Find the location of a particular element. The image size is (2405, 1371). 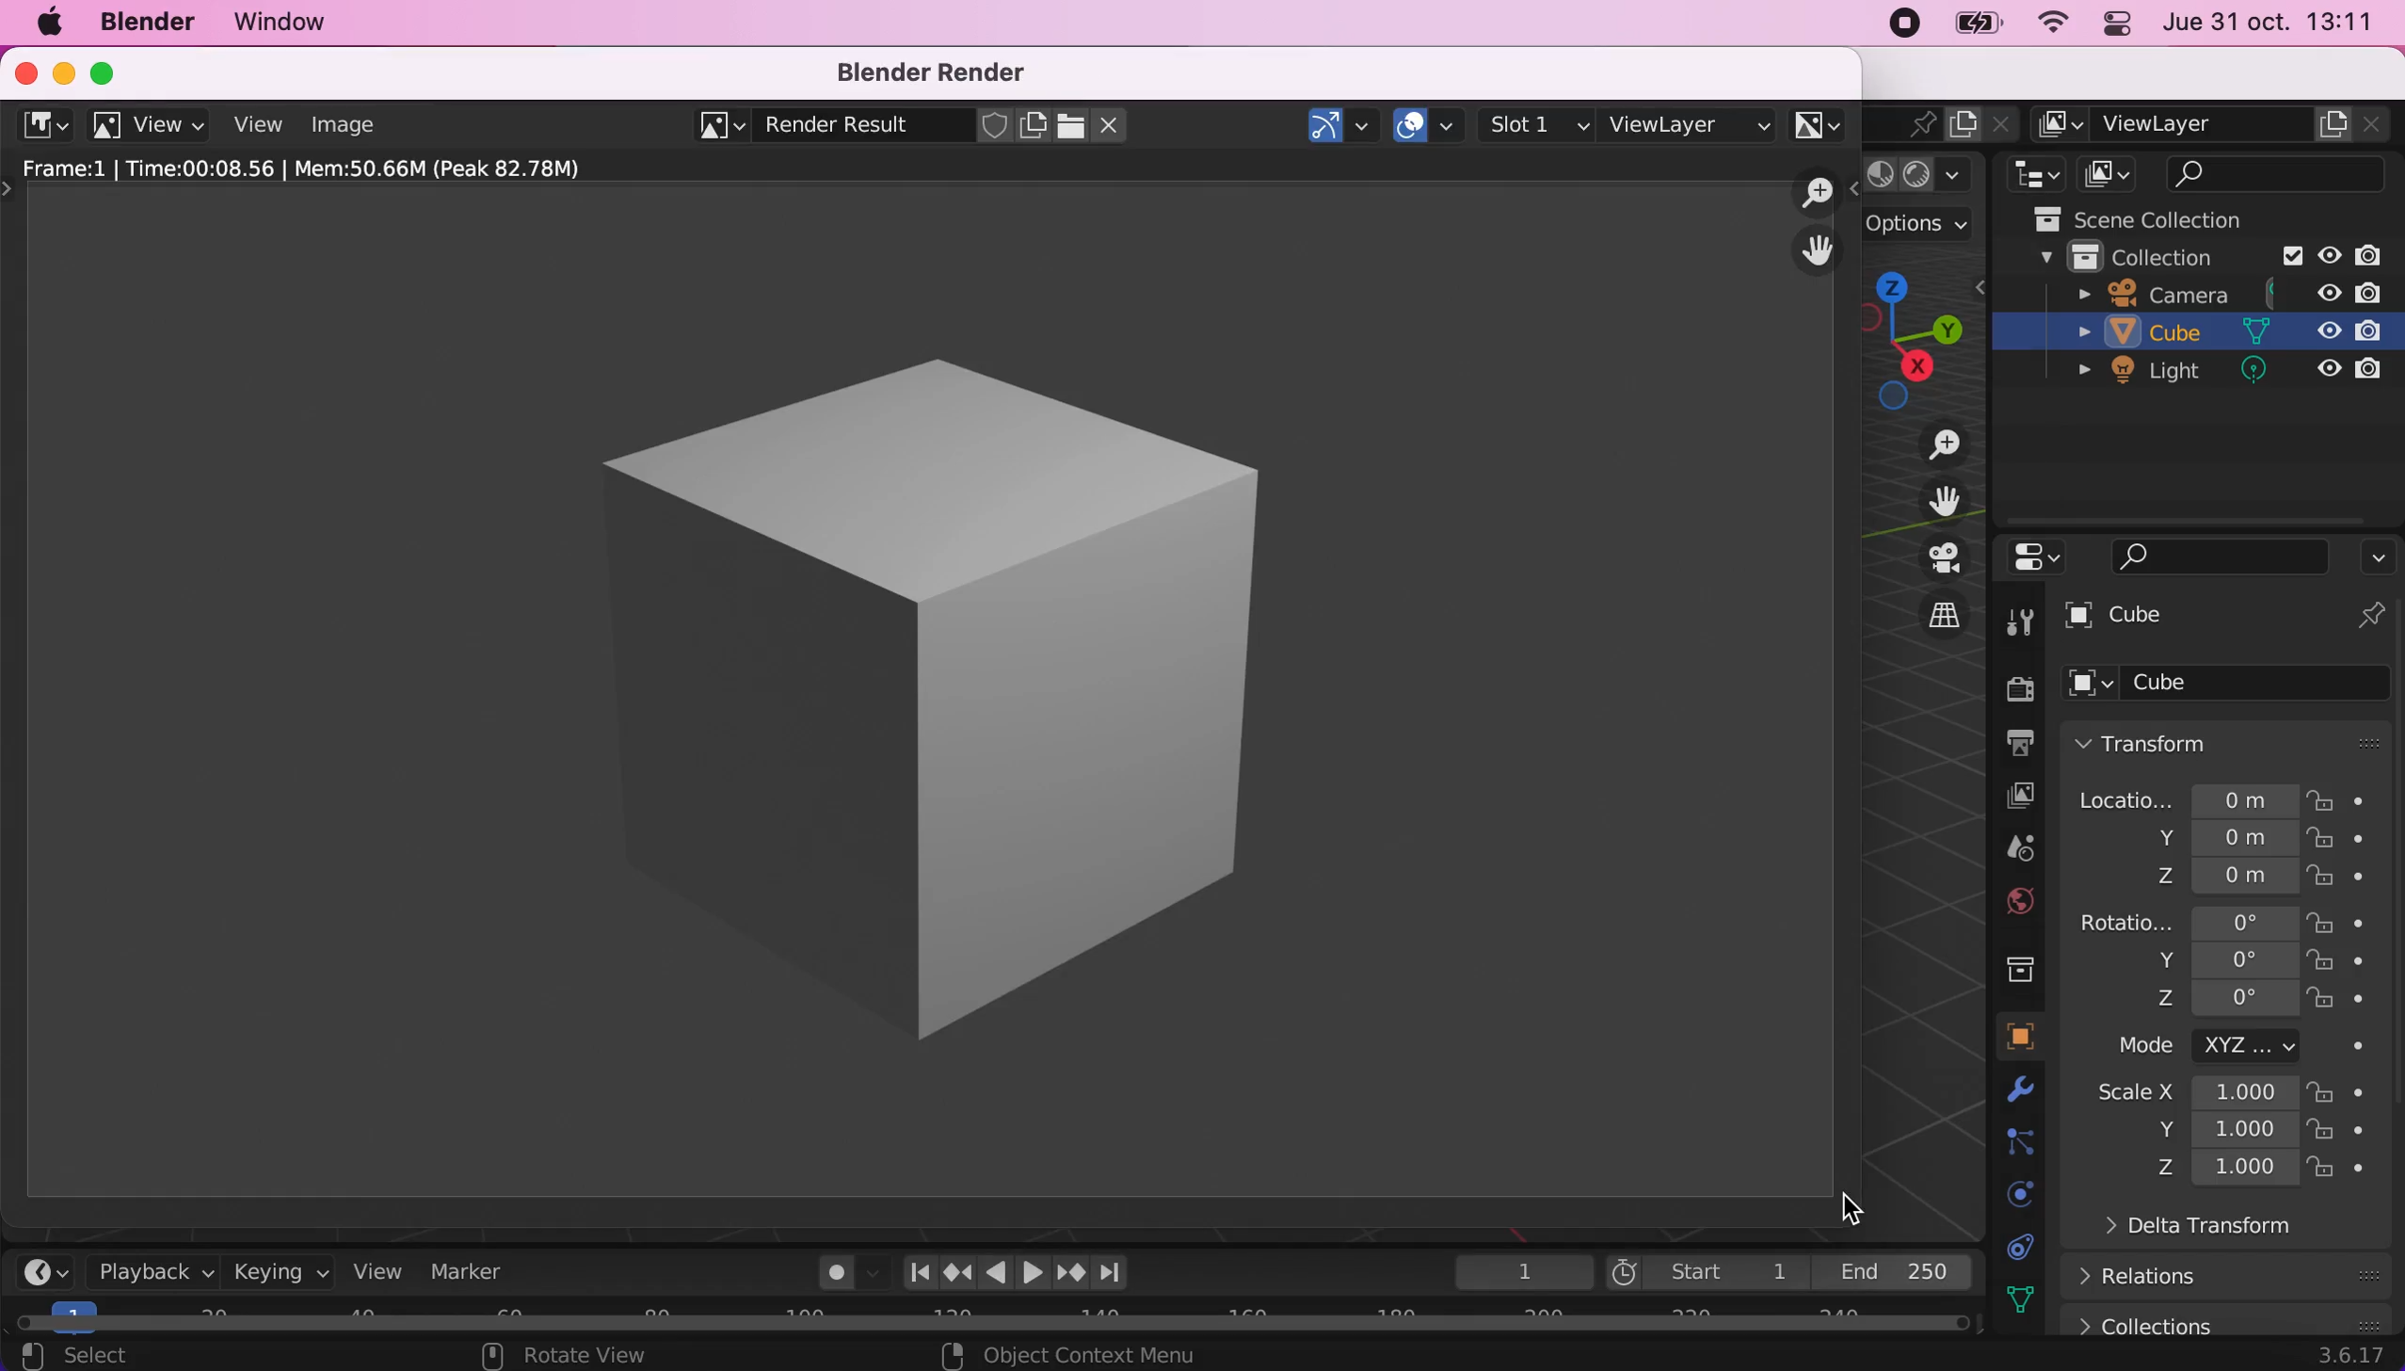

cube options is located at coordinates (2237, 684).